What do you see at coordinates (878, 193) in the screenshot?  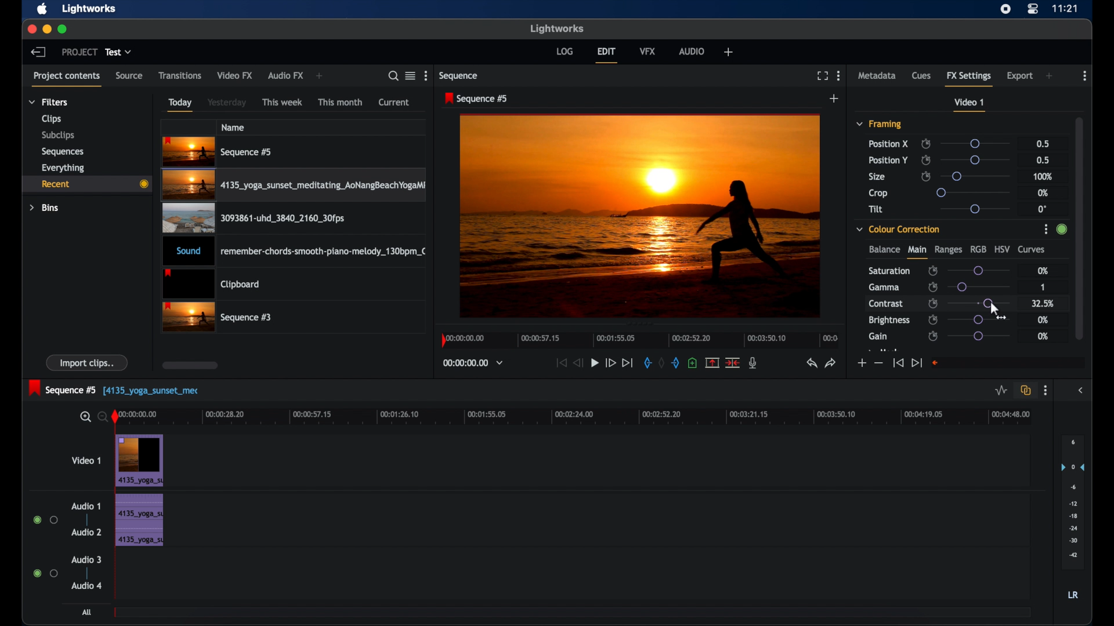 I see `crop` at bounding box center [878, 193].